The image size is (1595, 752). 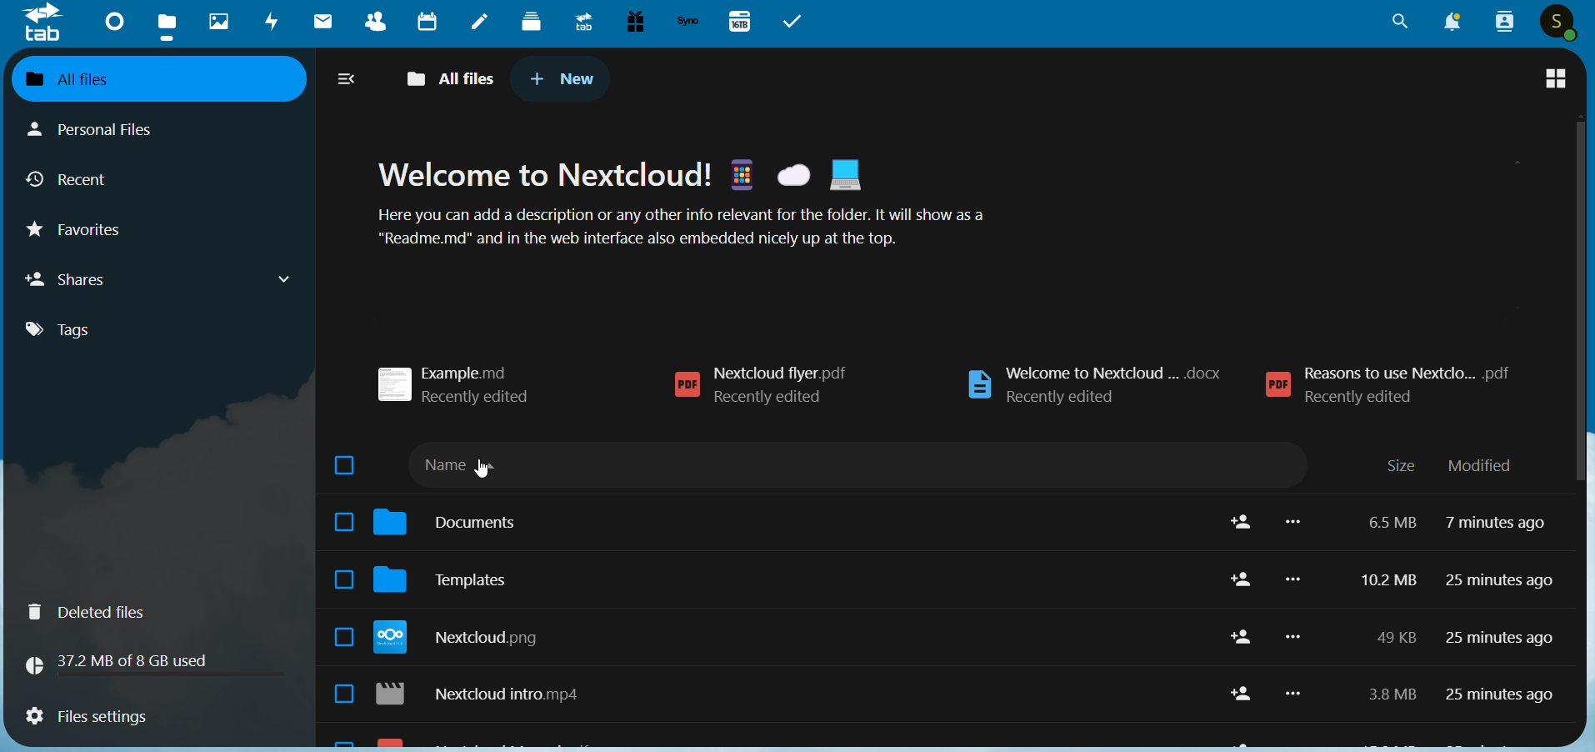 What do you see at coordinates (677, 552) in the screenshot?
I see `reordered folder` at bounding box center [677, 552].